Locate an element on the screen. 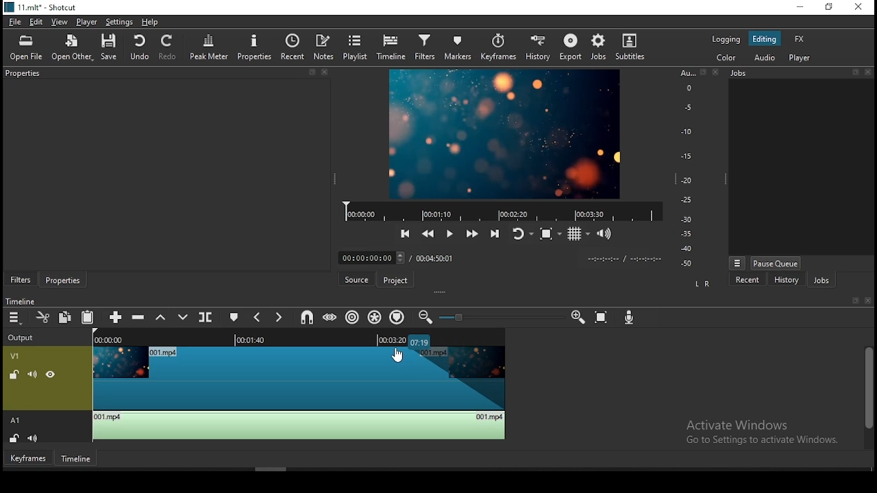 The width and height of the screenshot is (877, 493). view is located at coordinates (62, 22).